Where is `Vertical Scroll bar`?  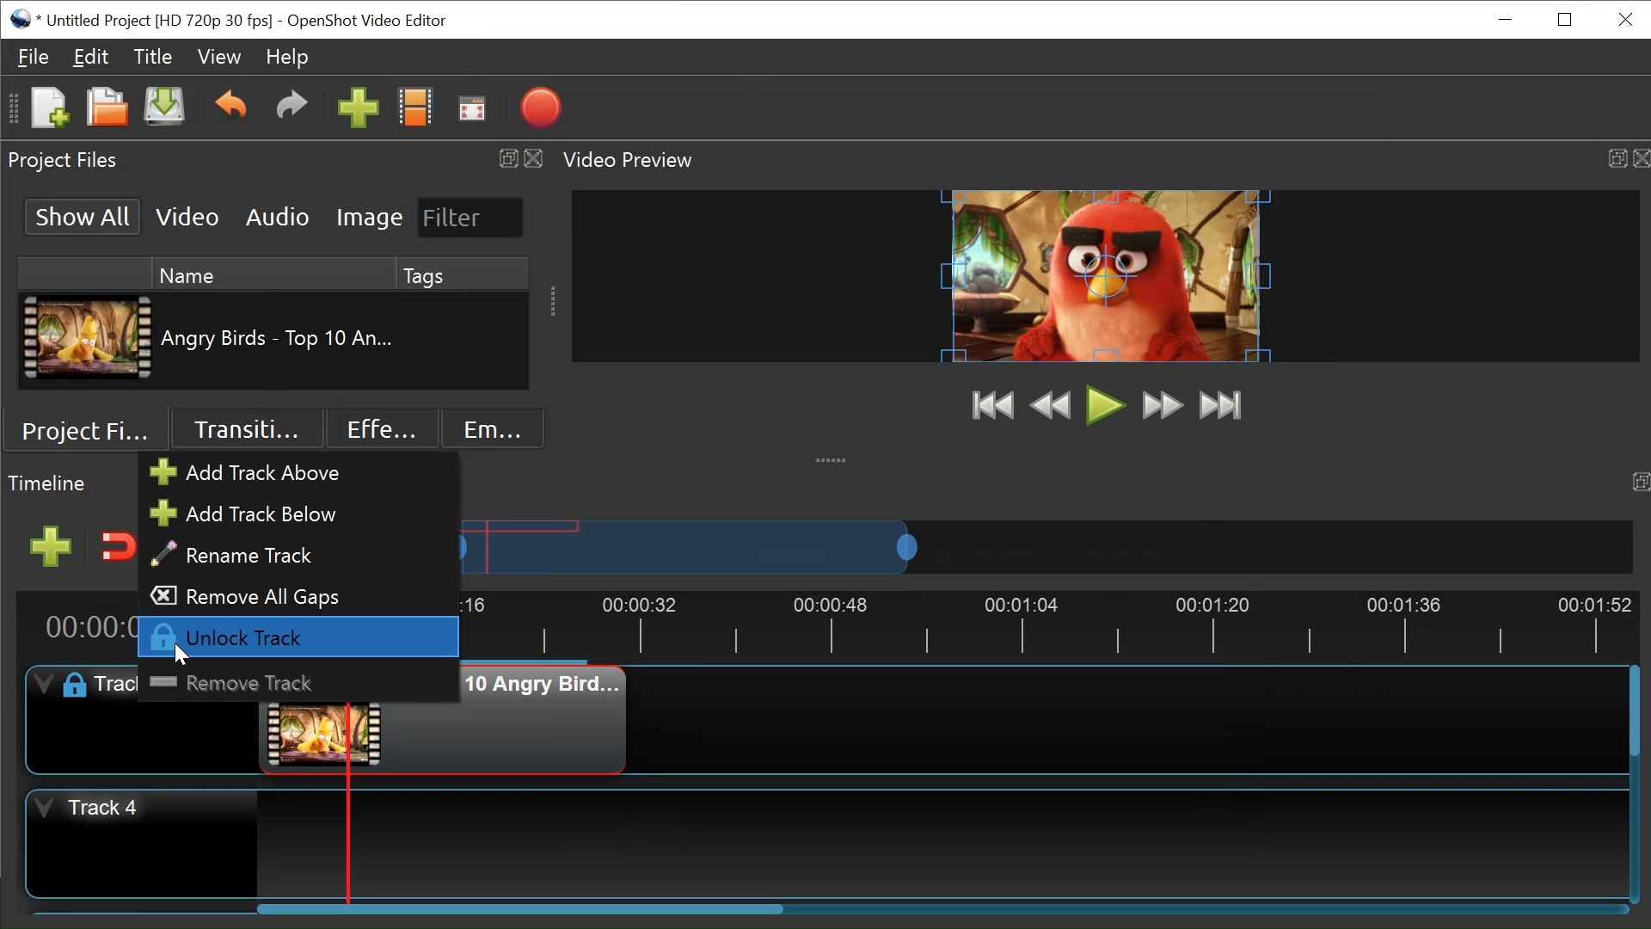 Vertical Scroll bar is located at coordinates (1632, 711).